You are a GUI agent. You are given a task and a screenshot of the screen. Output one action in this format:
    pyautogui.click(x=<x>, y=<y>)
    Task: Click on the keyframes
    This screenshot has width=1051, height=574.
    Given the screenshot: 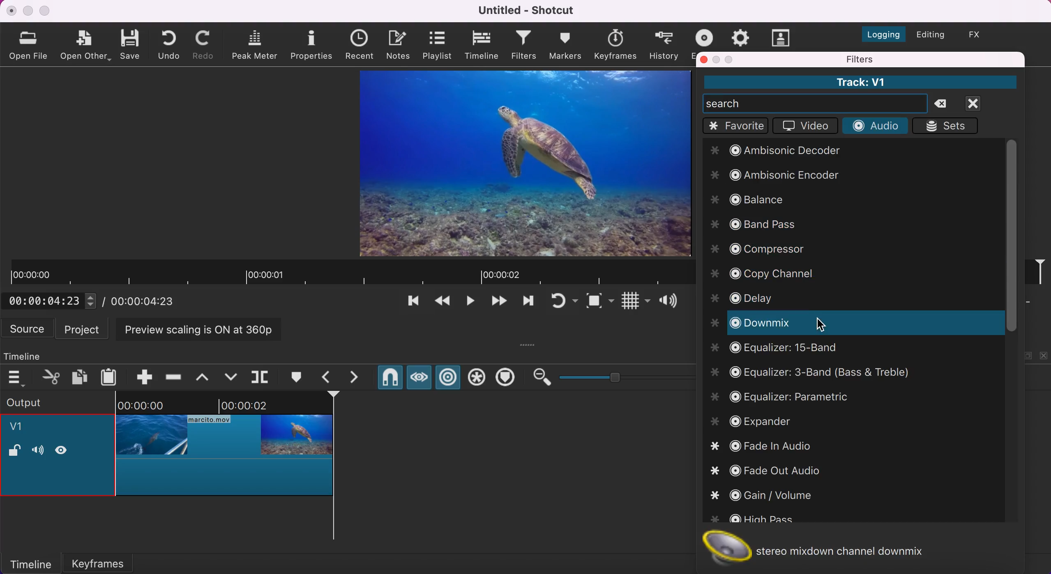 What is the action you would take?
    pyautogui.click(x=108, y=561)
    